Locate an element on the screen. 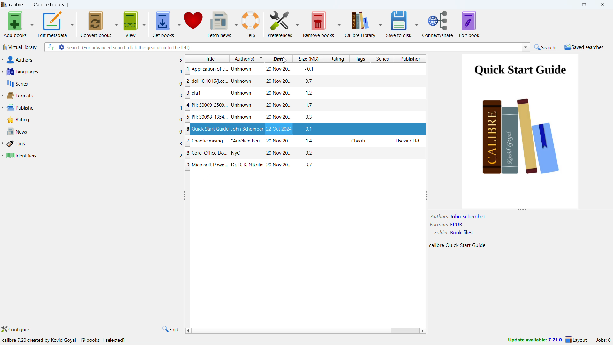  expand publisher is located at coordinates (2, 108).